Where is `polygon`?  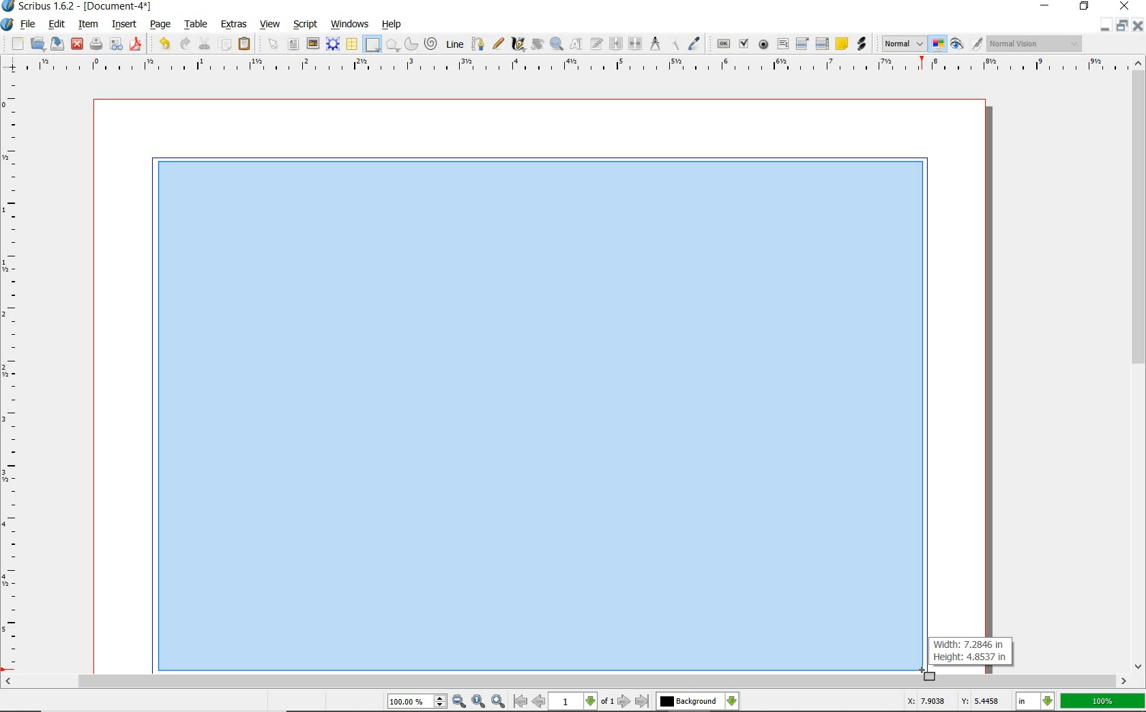 polygon is located at coordinates (393, 46).